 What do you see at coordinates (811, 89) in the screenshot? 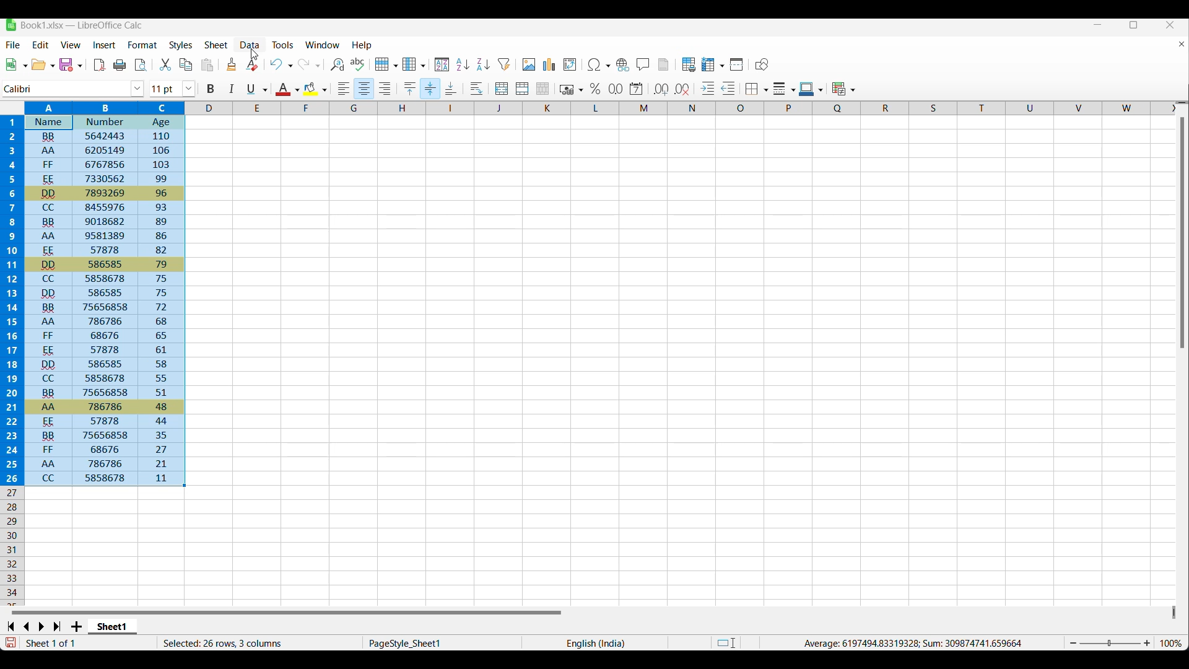
I see `Current border color and other border color options` at bounding box center [811, 89].